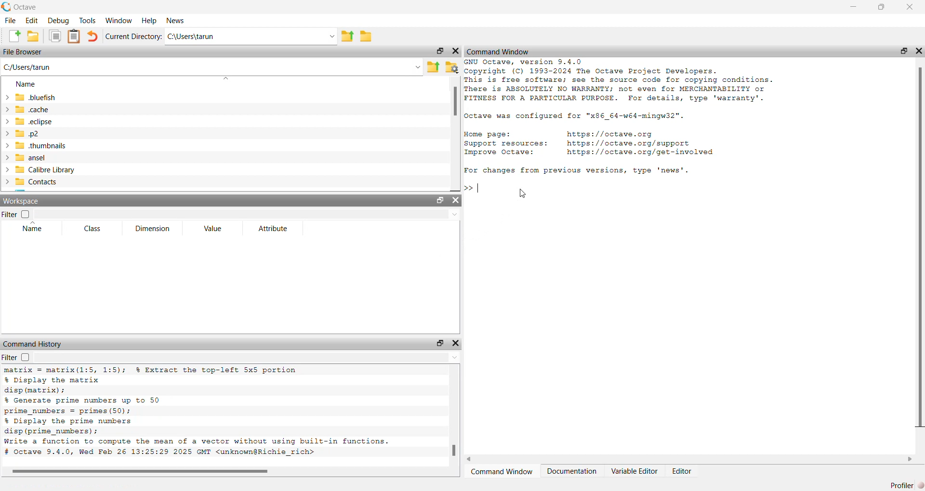  I want to click on calibre library, so click(46, 170).